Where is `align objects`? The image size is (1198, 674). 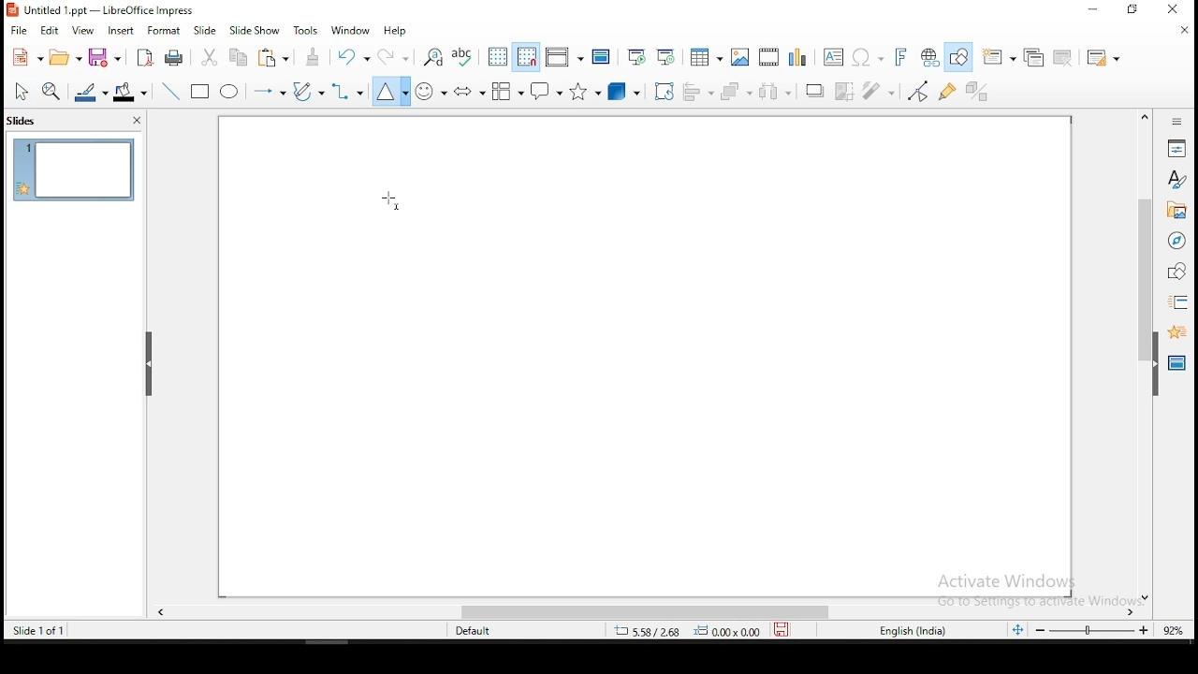 align objects is located at coordinates (697, 93).